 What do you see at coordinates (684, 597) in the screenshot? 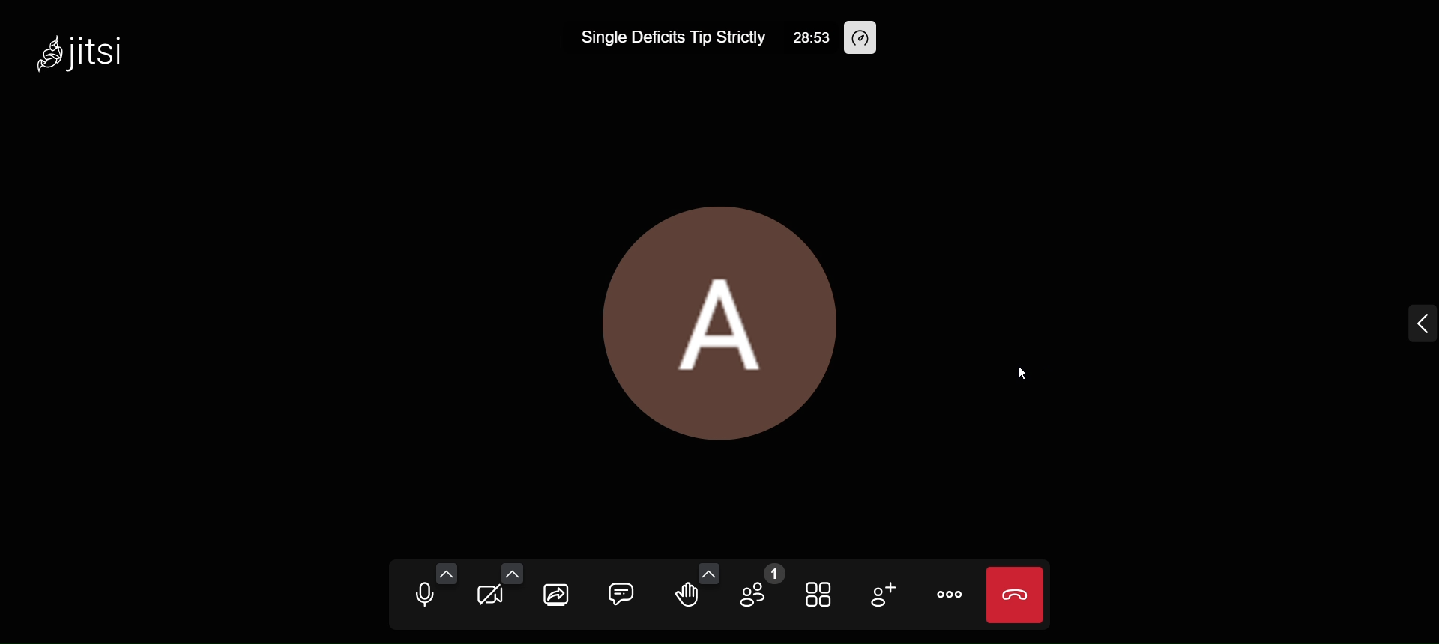
I see `raise your hand` at bounding box center [684, 597].